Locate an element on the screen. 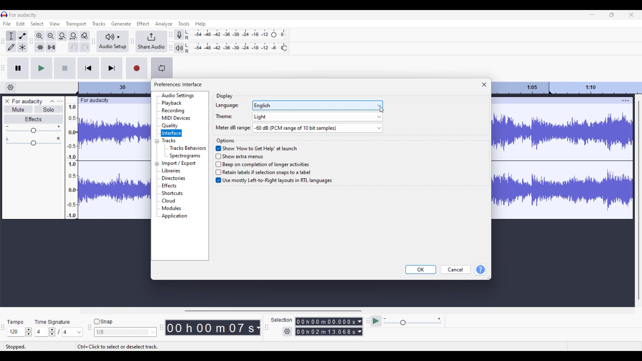 This screenshot has height=361, width=642. Cloud is located at coordinates (169, 201).